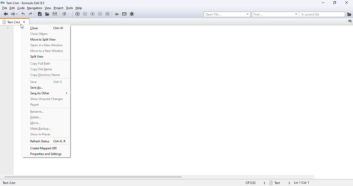  Describe the element at coordinates (55, 14) in the screenshot. I see `save file` at that location.